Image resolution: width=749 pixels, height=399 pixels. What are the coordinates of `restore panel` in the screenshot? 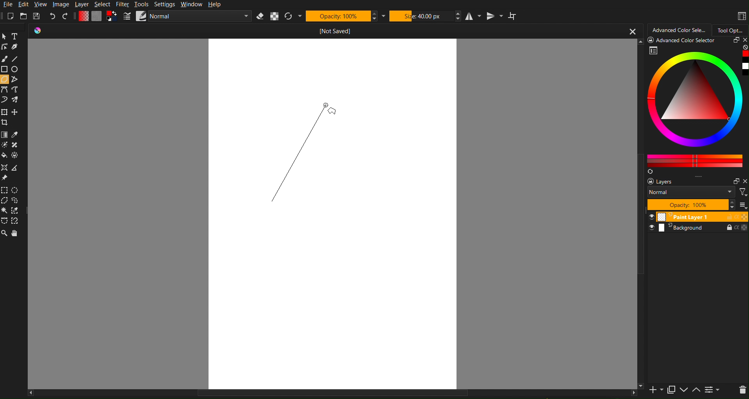 It's located at (735, 181).